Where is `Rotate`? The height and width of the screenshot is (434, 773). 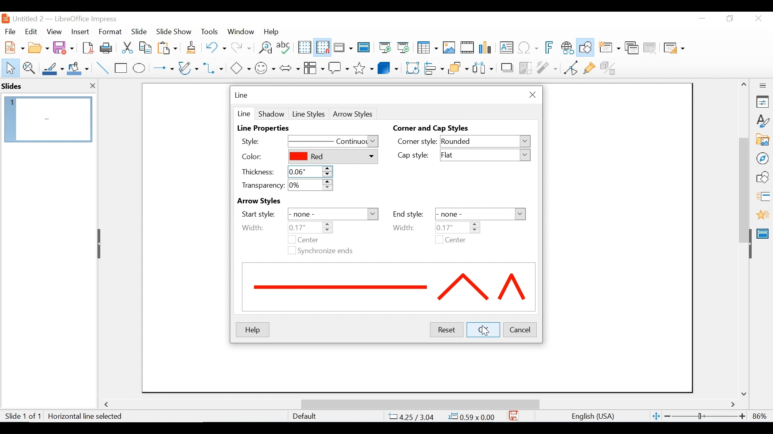
Rotate is located at coordinates (411, 68).